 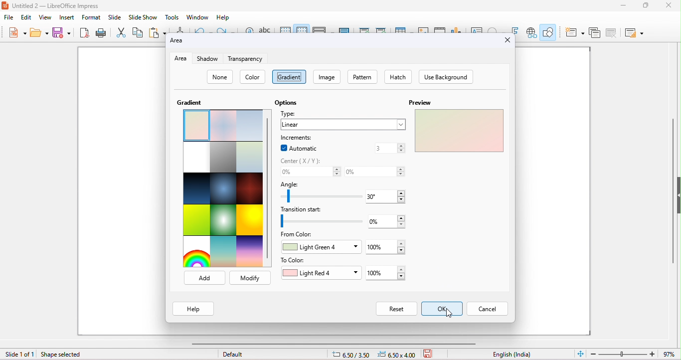 I want to click on preview gradient, so click(x=458, y=130).